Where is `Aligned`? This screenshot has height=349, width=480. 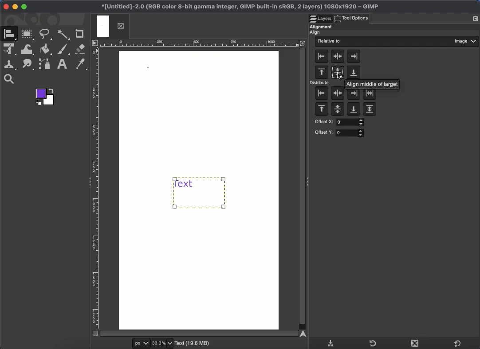
Aligned is located at coordinates (199, 193).